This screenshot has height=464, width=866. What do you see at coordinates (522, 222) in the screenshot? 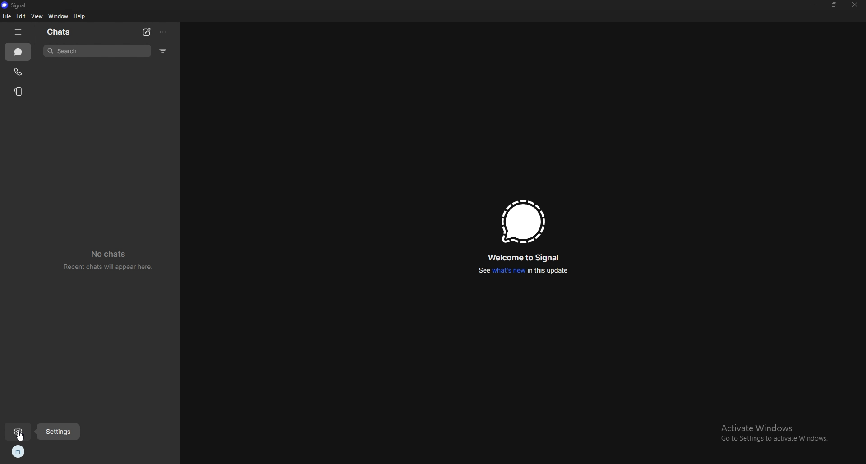
I see `signal logo` at bounding box center [522, 222].